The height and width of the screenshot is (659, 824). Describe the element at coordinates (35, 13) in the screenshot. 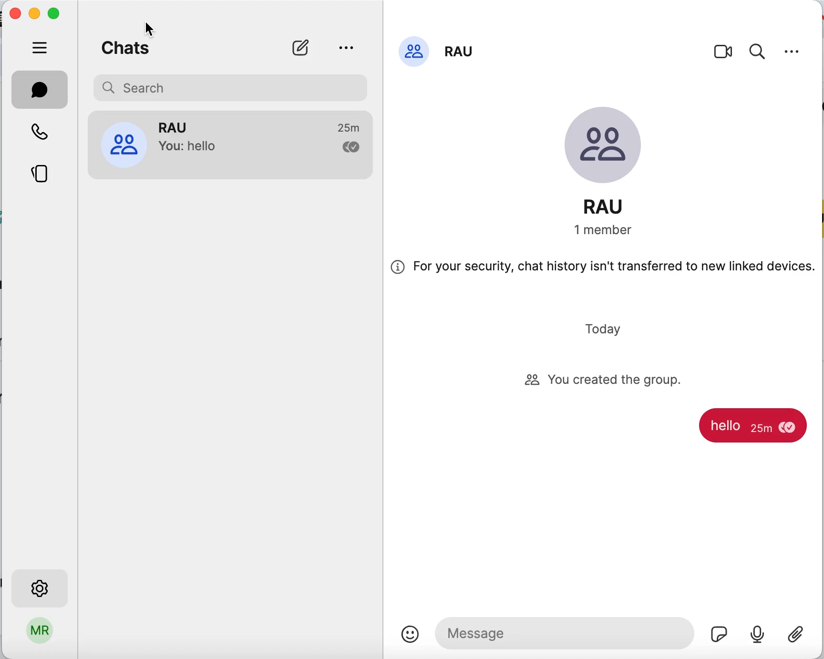

I see `minimize` at that location.